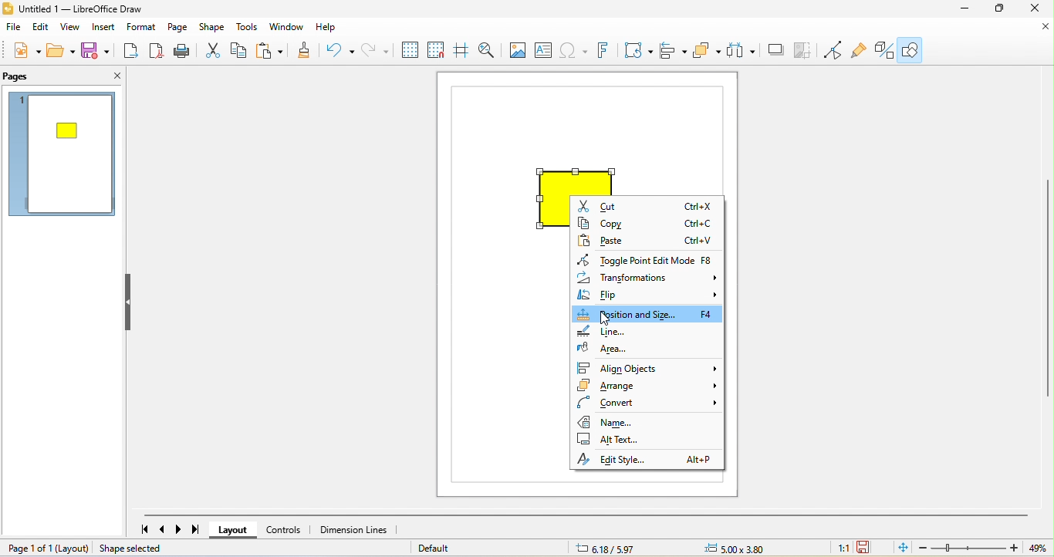 Image resolution: width=1054 pixels, height=557 pixels. What do you see at coordinates (47, 549) in the screenshot?
I see `page 1 of 1` at bounding box center [47, 549].